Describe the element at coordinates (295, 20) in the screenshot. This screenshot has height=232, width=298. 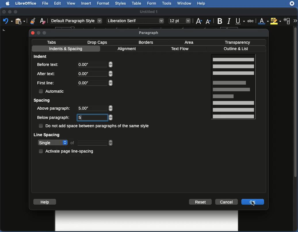
I see `More` at that location.